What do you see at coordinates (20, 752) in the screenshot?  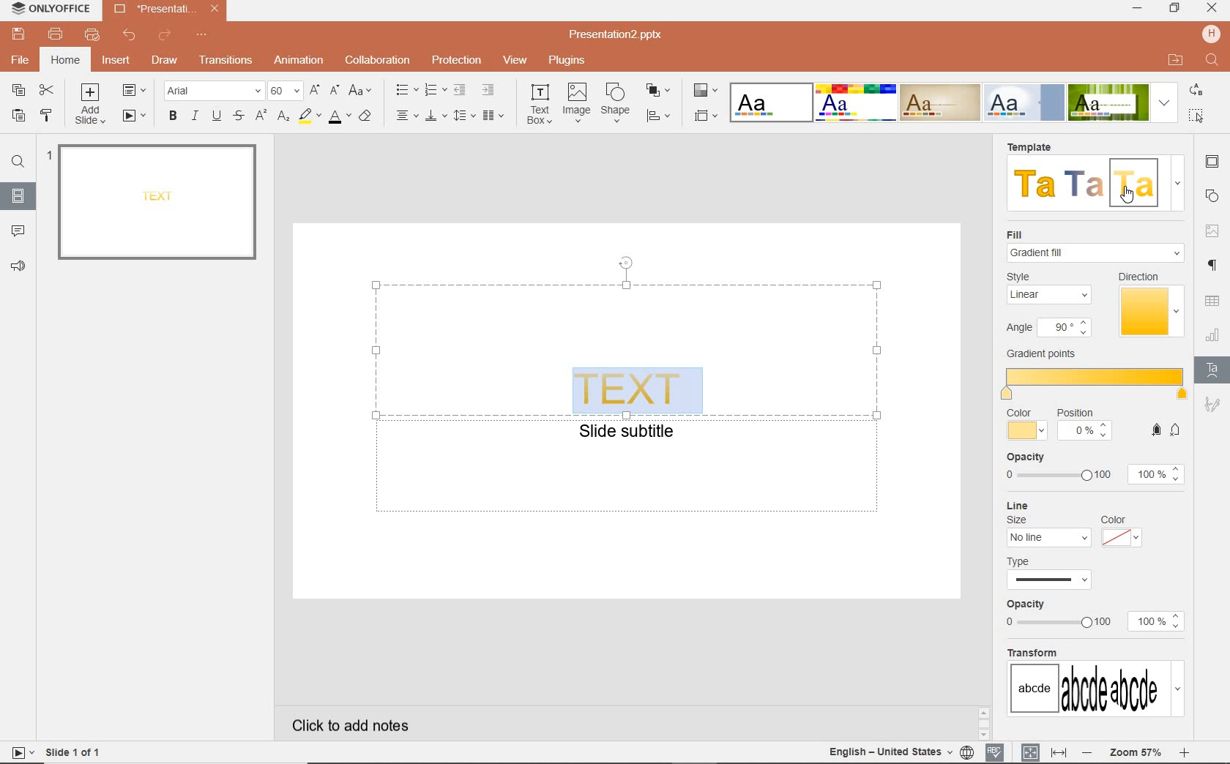 I see `star slide show` at bounding box center [20, 752].